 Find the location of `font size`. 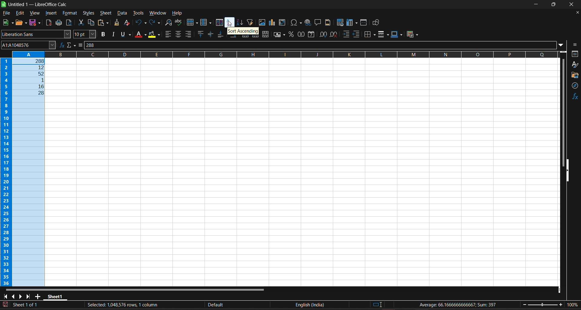

font size is located at coordinates (85, 34).